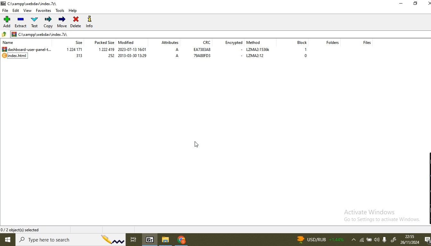 This screenshot has width=431, height=246. Describe the element at coordinates (32, 3) in the screenshot. I see `C:\xampp\webdawindex.72\` at that location.